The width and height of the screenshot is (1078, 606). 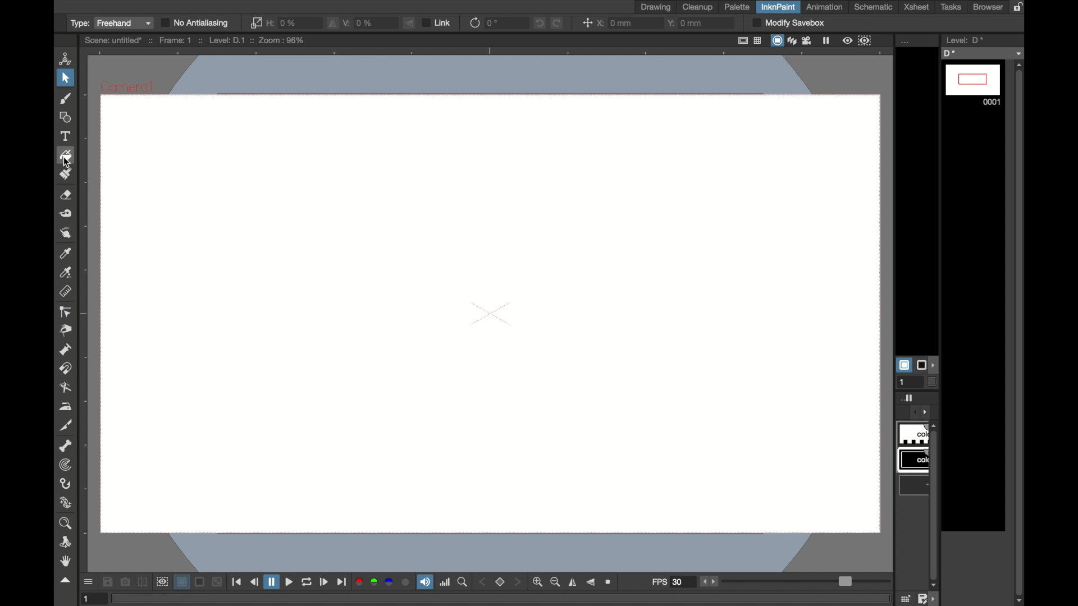 What do you see at coordinates (615, 23) in the screenshot?
I see `x` at bounding box center [615, 23].